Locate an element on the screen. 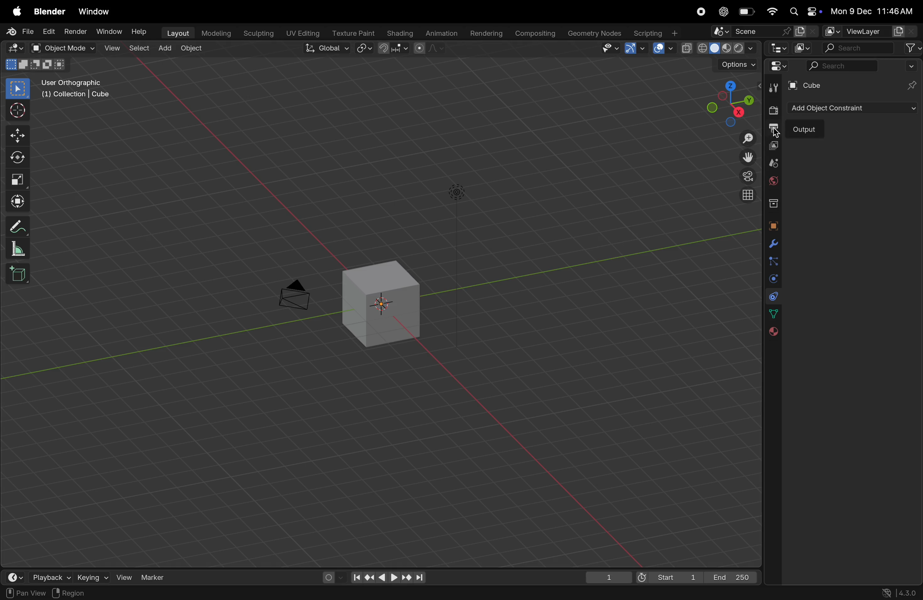 This screenshot has width=923, height=600. window is located at coordinates (93, 11).